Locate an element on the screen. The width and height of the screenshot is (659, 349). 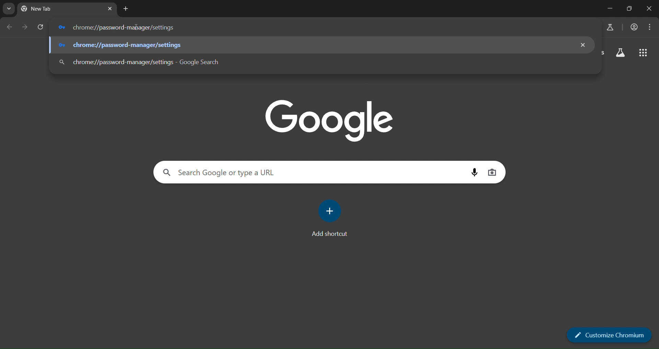
accounts is located at coordinates (635, 27).